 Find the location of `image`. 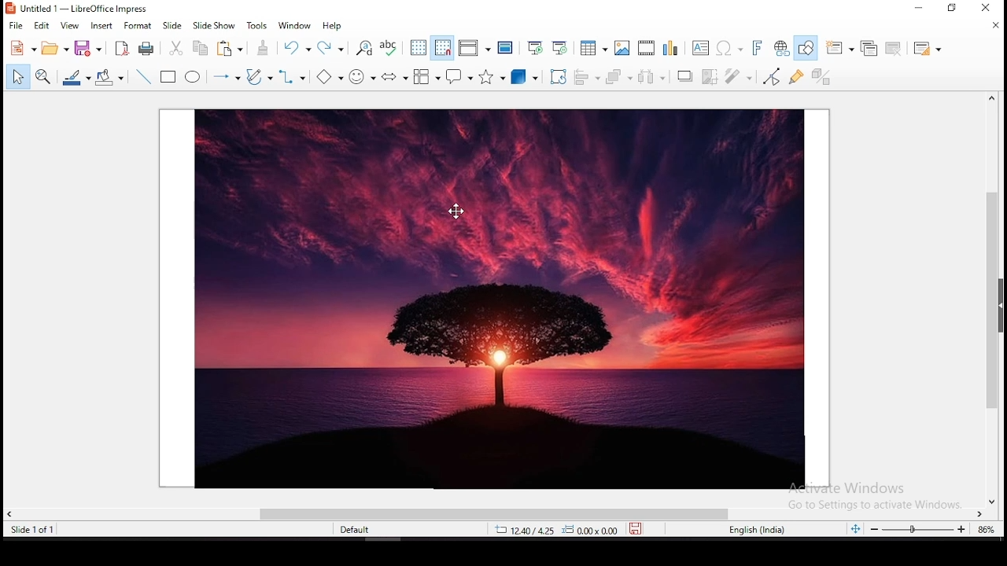

image is located at coordinates (495, 298).